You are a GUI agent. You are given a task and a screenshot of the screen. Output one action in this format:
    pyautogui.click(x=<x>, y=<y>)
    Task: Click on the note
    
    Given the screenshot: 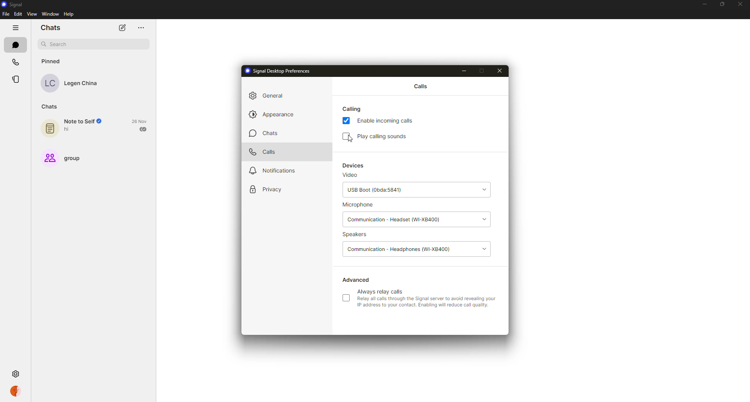 What is the action you would take?
    pyautogui.click(x=50, y=127)
    